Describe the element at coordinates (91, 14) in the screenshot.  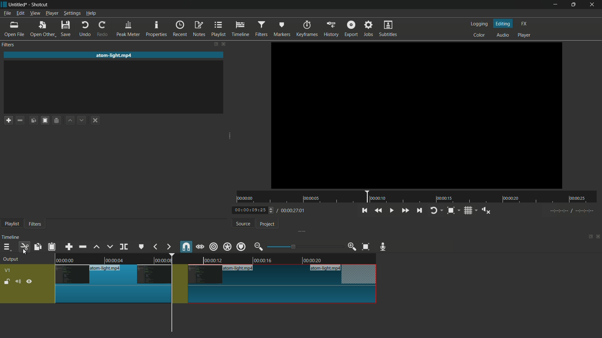
I see `help menu` at that location.